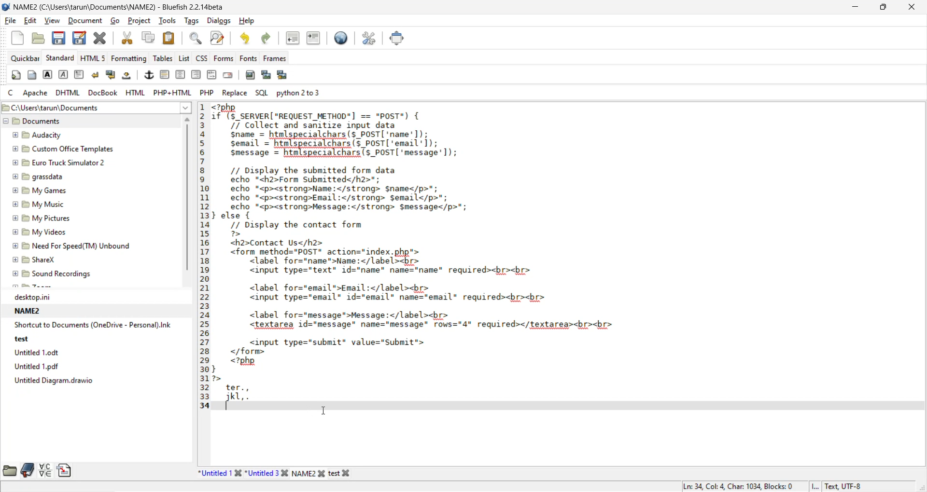 The image size is (927, 492). I want to click on strong, so click(48, 75).